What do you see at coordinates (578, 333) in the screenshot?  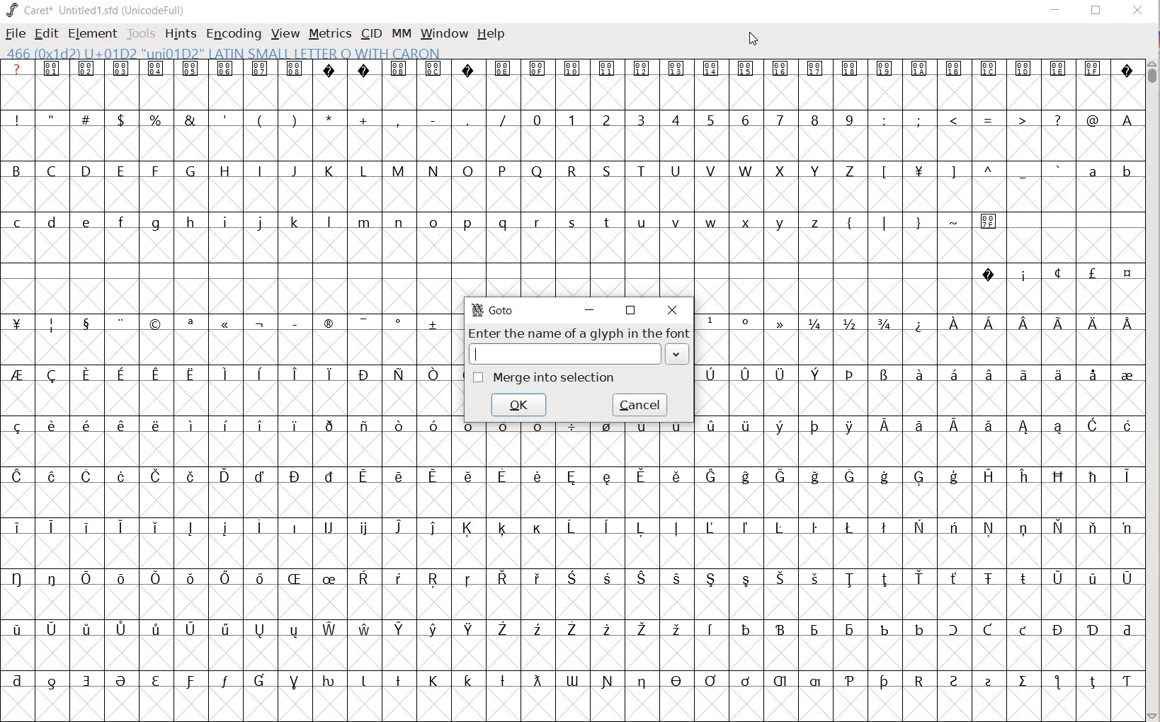 I see `ENTER THE NAME OF A GLYPH IN THE FONT` at bounding box center [578, 333].